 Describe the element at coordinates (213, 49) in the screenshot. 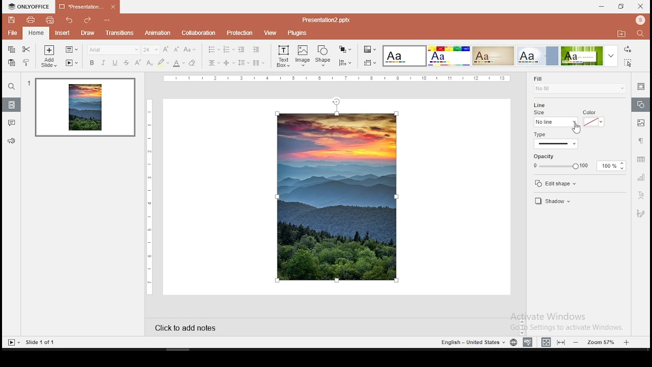

I see `bullets` at that location.